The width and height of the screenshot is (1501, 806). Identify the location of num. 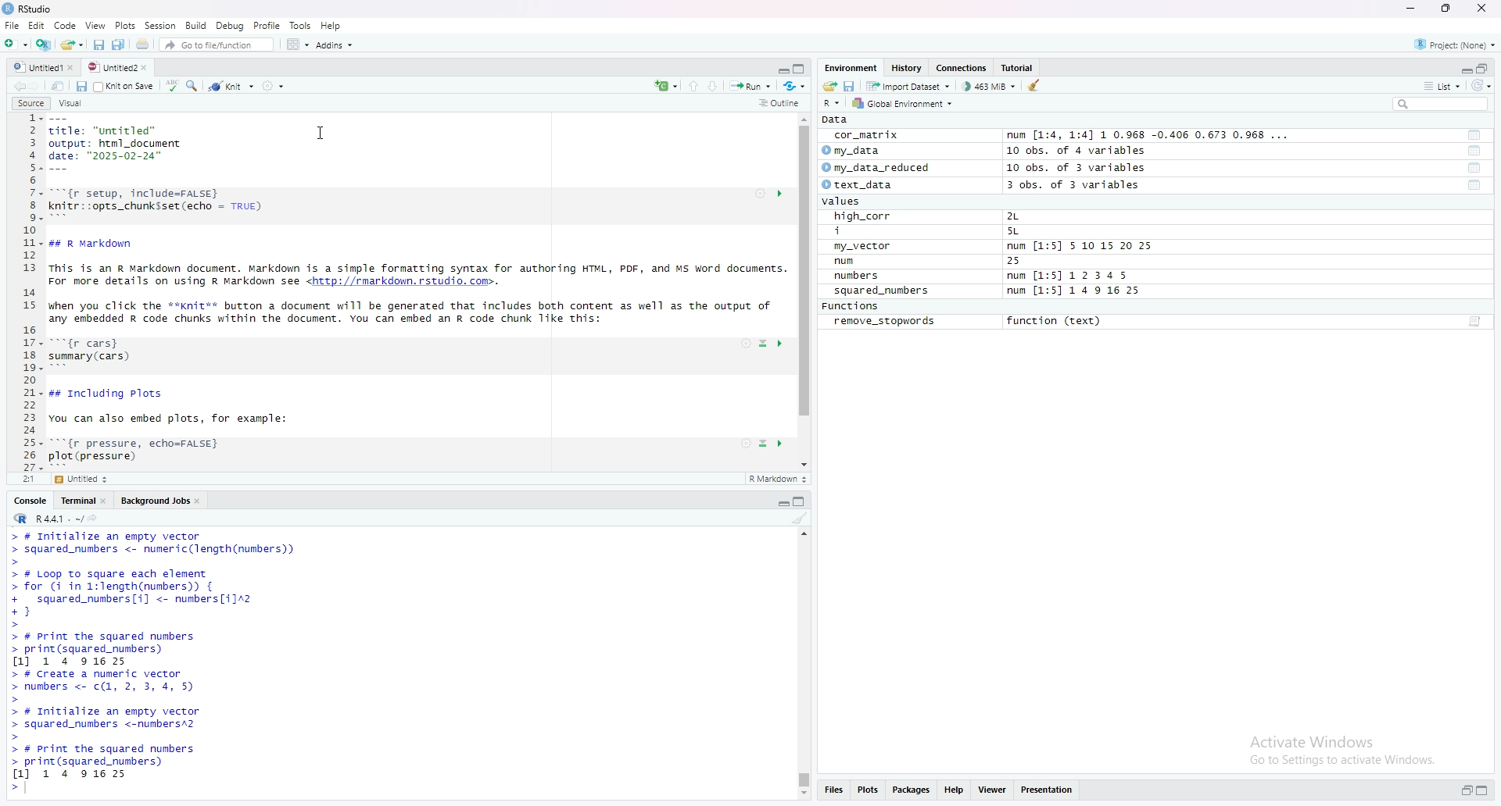
(848, 262).